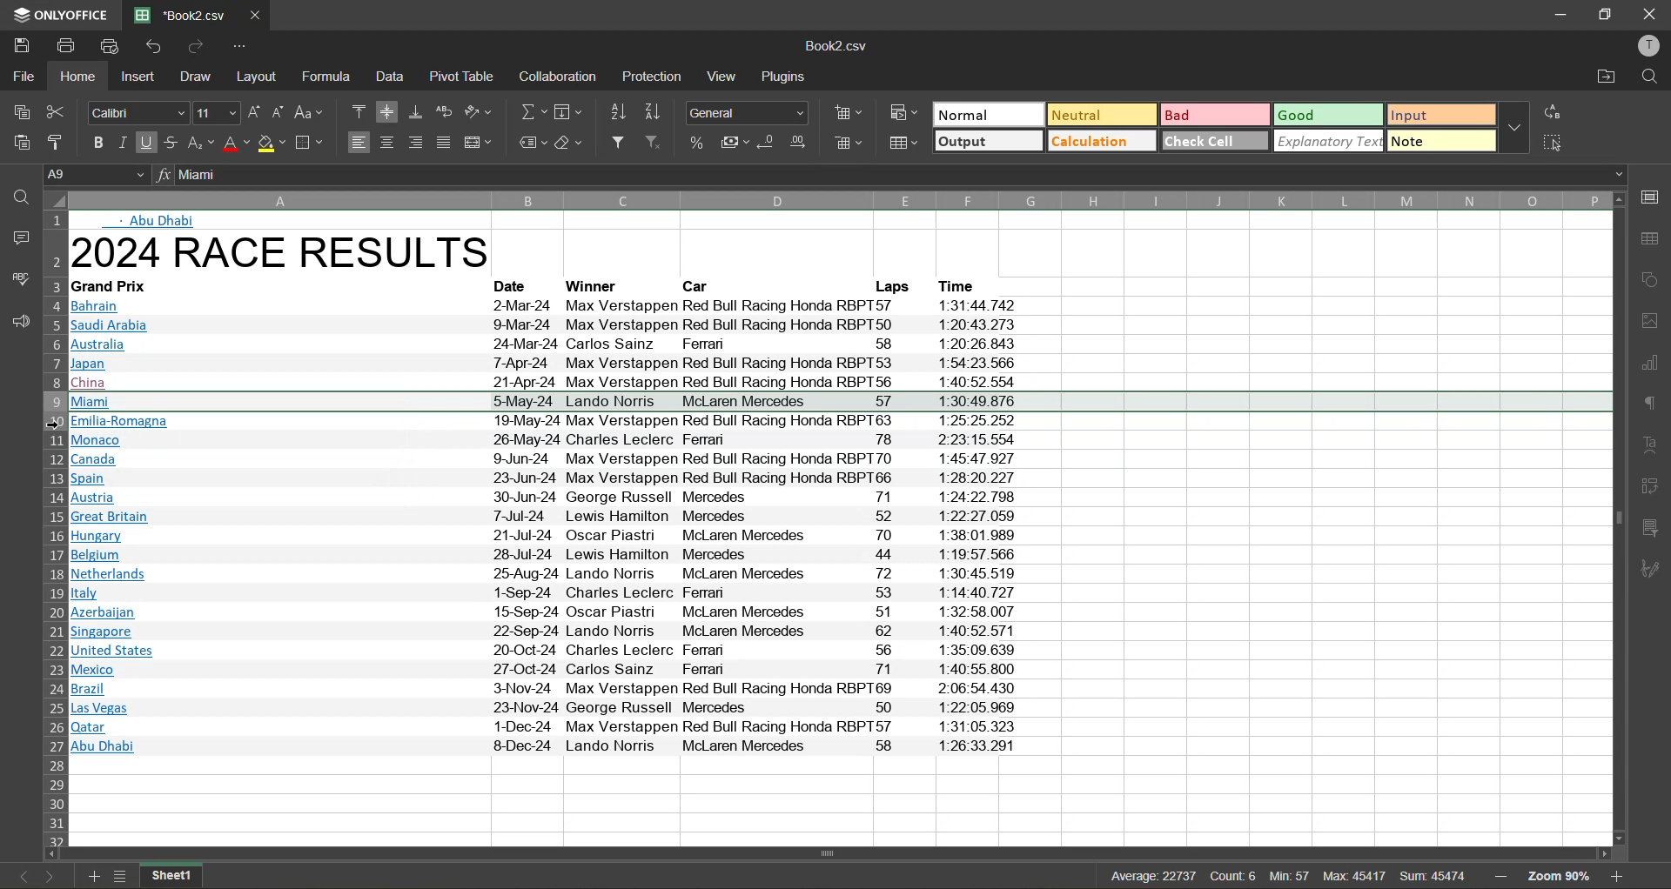 The height and width of the screenshot is (889, 1671). I want to click on shapes, so click(1654, 279).